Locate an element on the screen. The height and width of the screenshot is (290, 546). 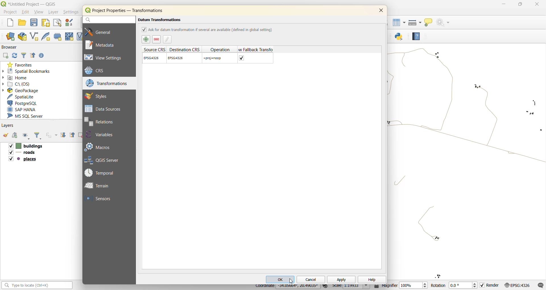
ok is located at coordinates (280, 279).